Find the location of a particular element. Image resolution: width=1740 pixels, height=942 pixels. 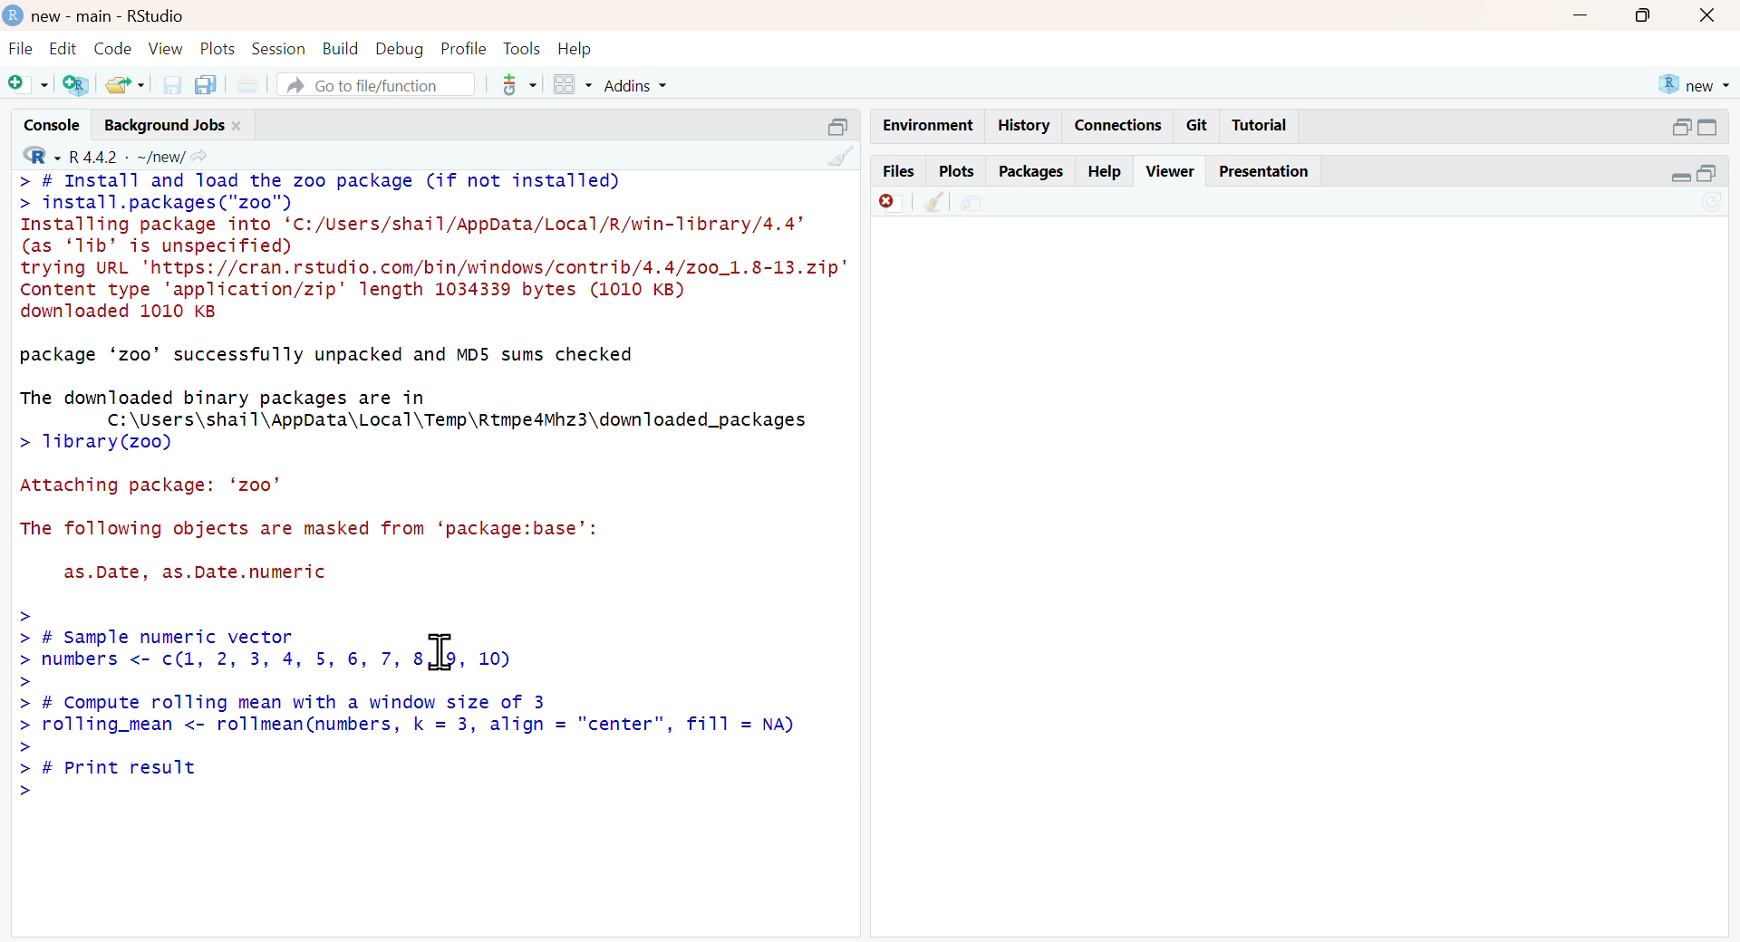

close is located at coordinates (237, 127).